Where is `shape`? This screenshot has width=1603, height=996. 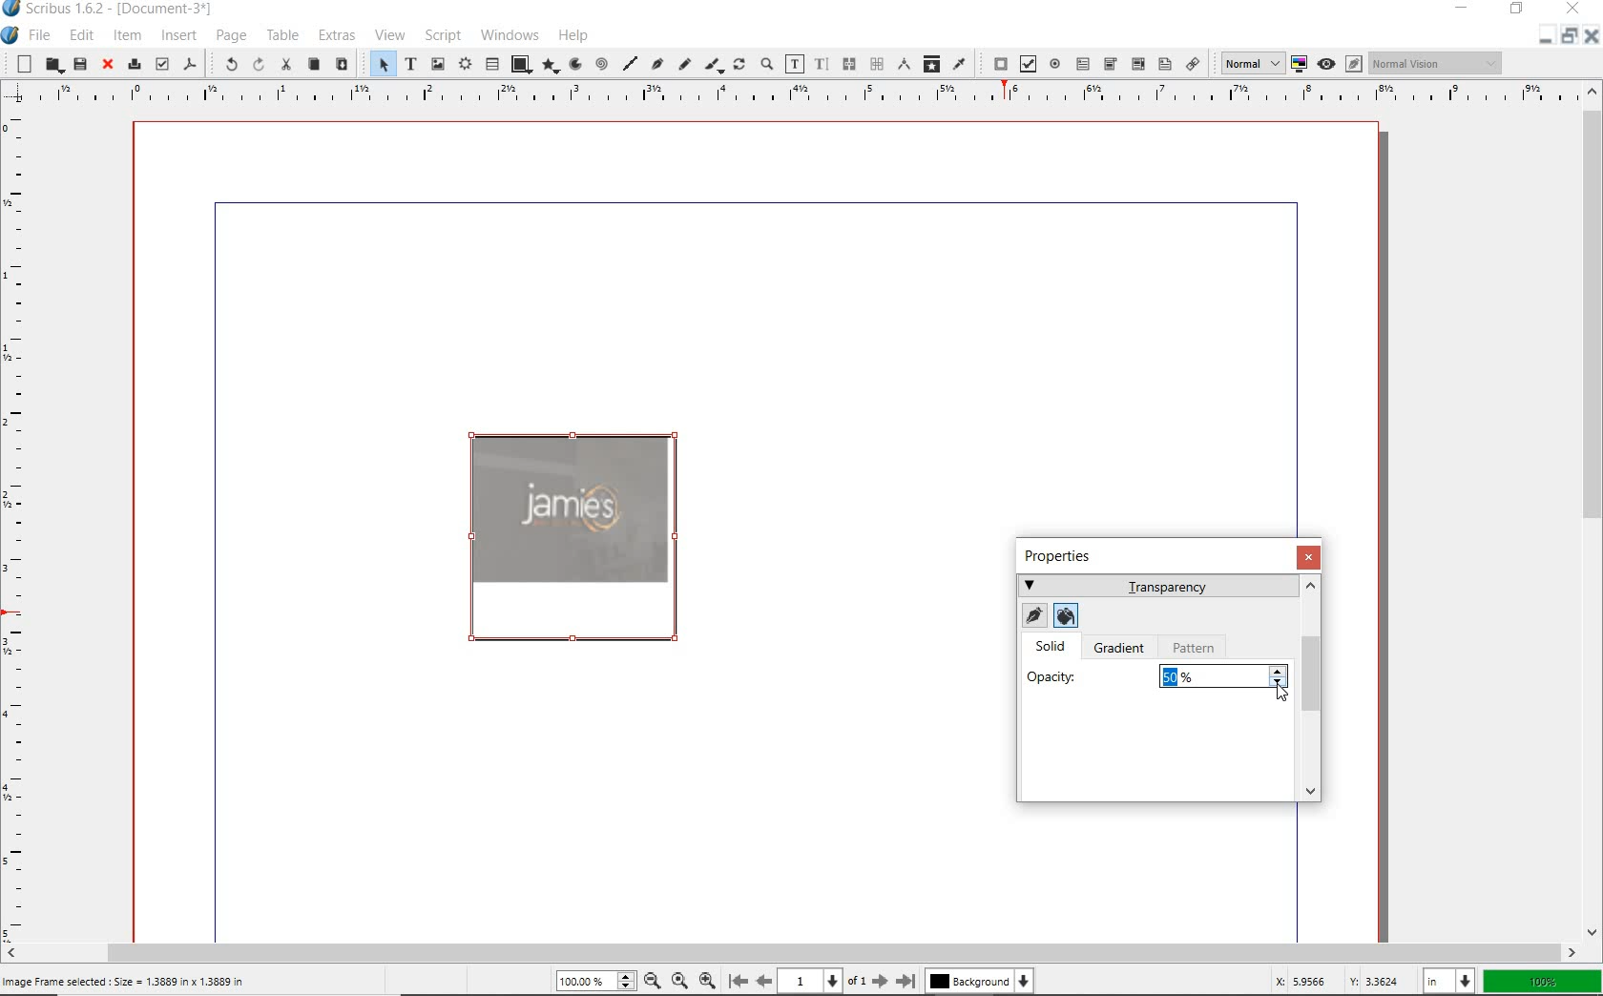 shape is located at coordinates (520, 64).